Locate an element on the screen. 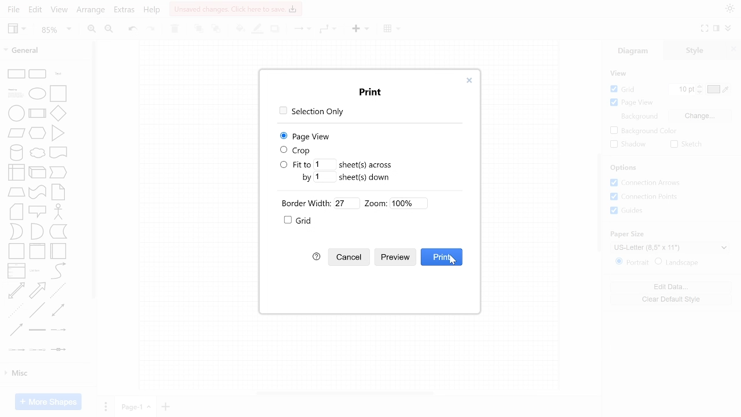 Image resolution: width=741 pixels, height=417 pixels. Close is located at coordinates (733, 50).